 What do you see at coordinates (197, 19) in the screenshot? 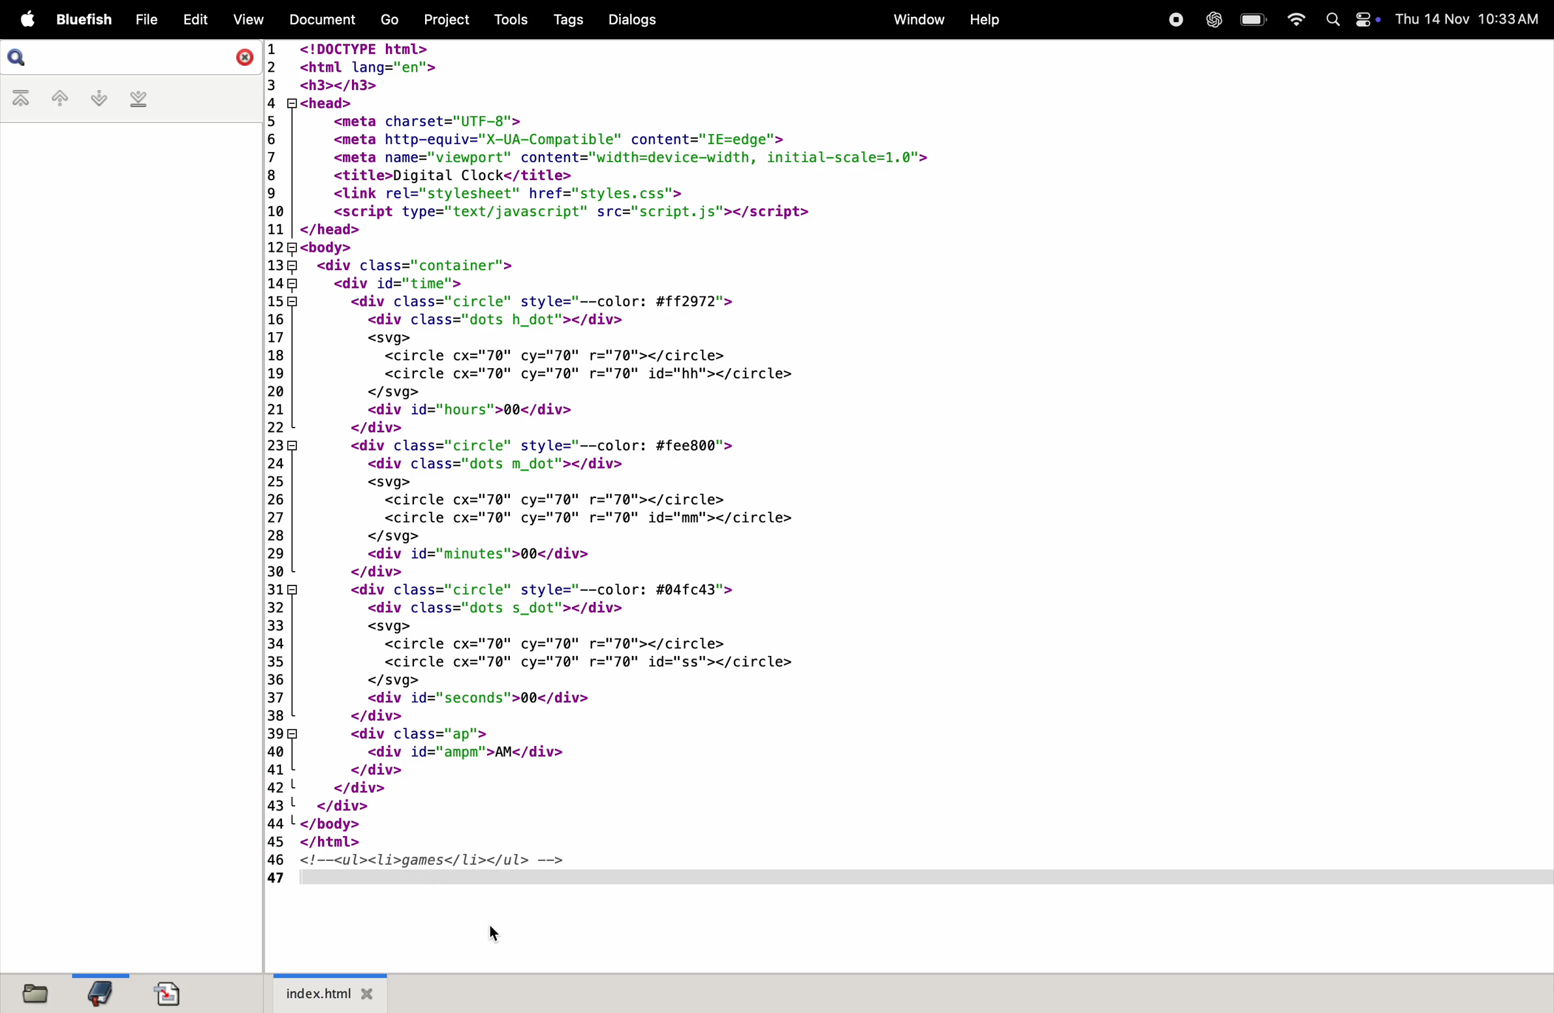
I see `Edit` at bounding box center [197, 19].